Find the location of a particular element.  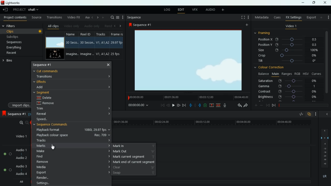

delete is located at coordinates (44, 98).